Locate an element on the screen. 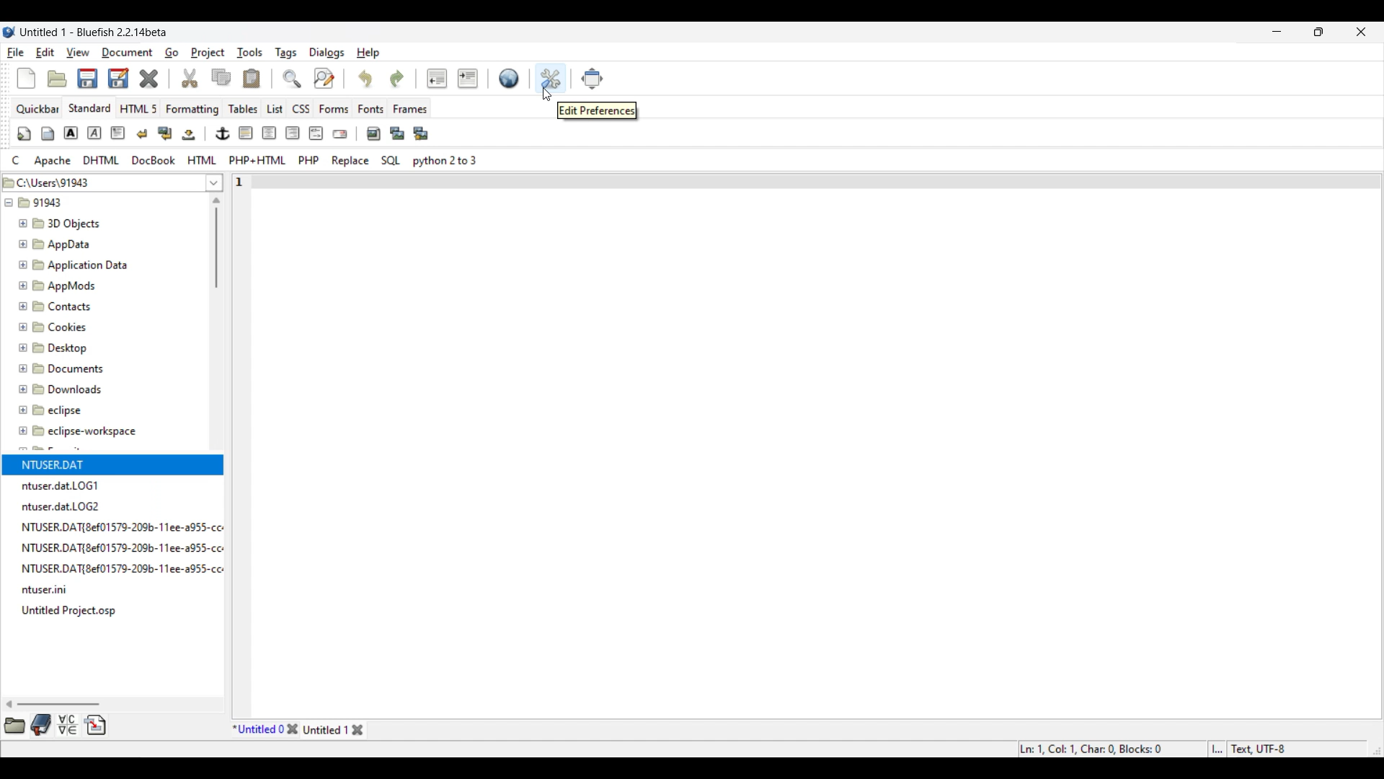 Image resolution: width=1384 pixels, height=779 pixels. Default settings is located at coordinates (510, 78).